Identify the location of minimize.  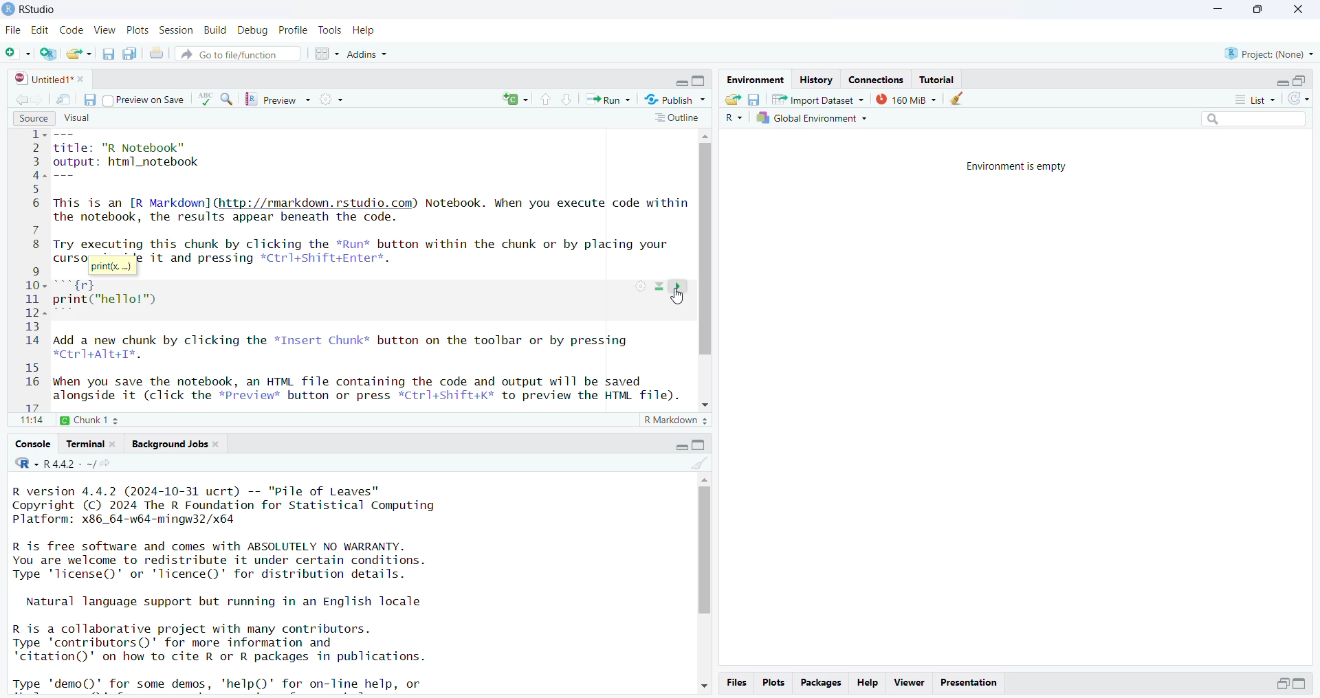
(1218, 10).